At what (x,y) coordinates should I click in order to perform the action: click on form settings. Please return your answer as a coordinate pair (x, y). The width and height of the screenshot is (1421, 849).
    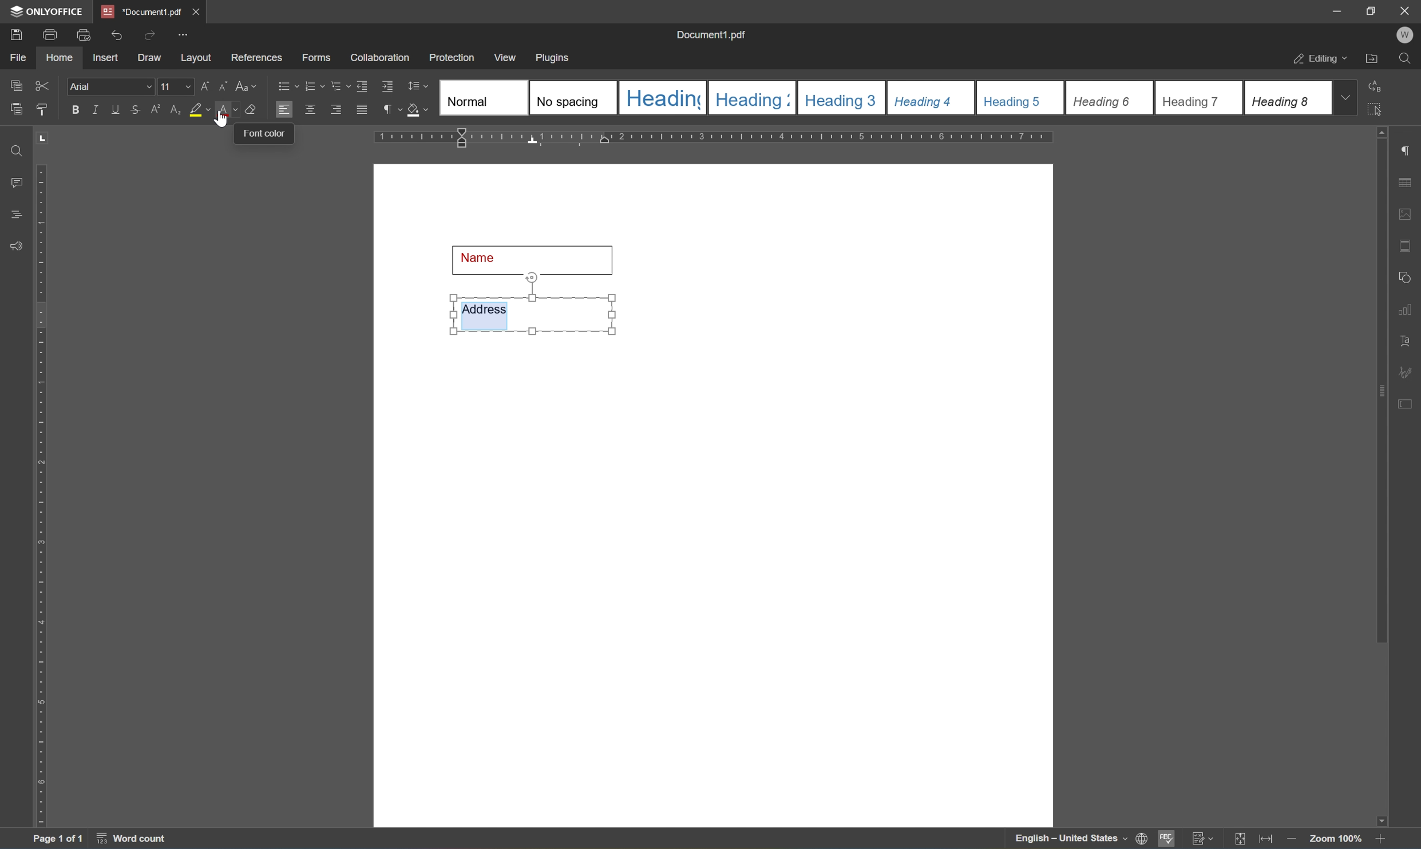
    Looking at the image, I should click on (1408, 403).